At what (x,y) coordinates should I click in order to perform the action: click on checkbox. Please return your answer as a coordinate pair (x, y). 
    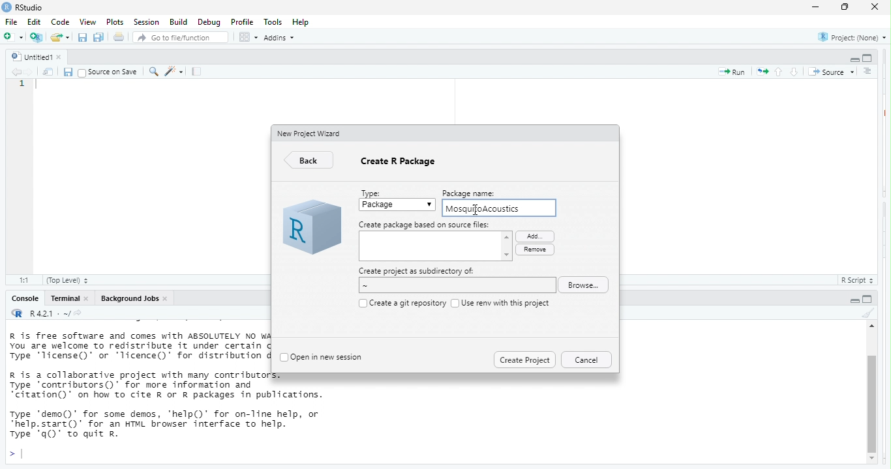
    Looking at the image, I should click on (283, 358).